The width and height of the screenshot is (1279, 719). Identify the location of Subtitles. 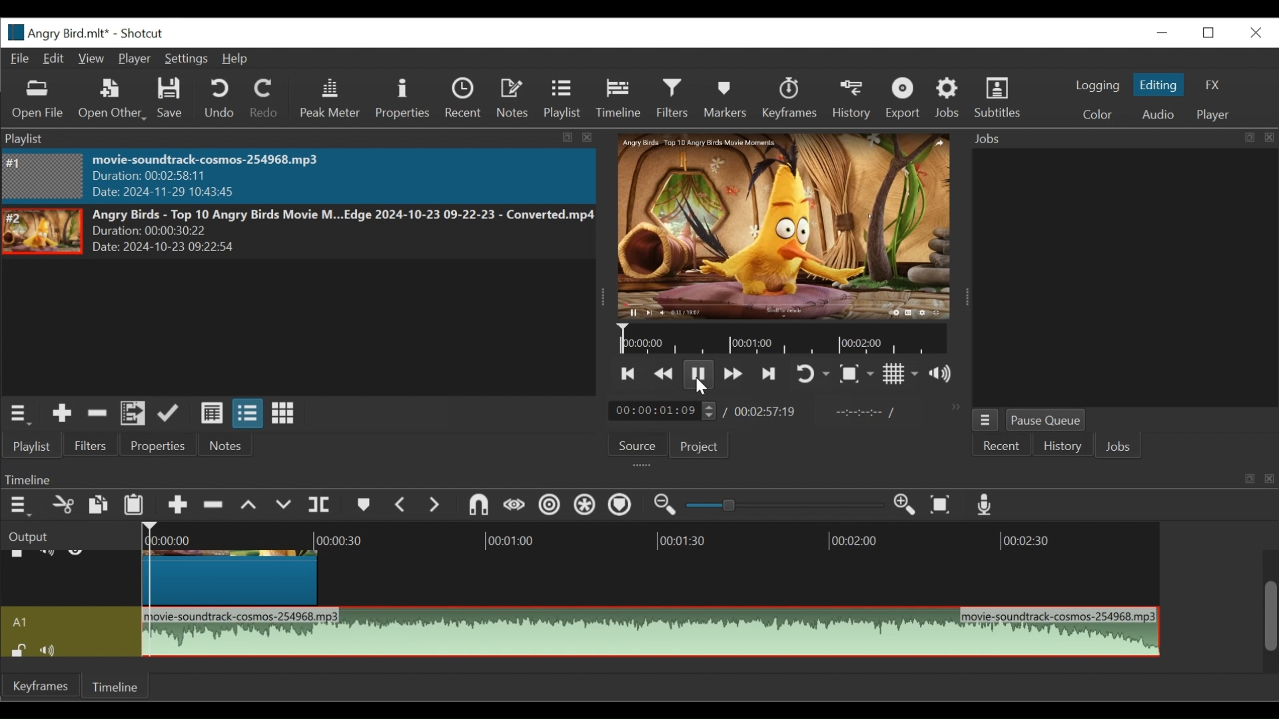
(1003, 99).